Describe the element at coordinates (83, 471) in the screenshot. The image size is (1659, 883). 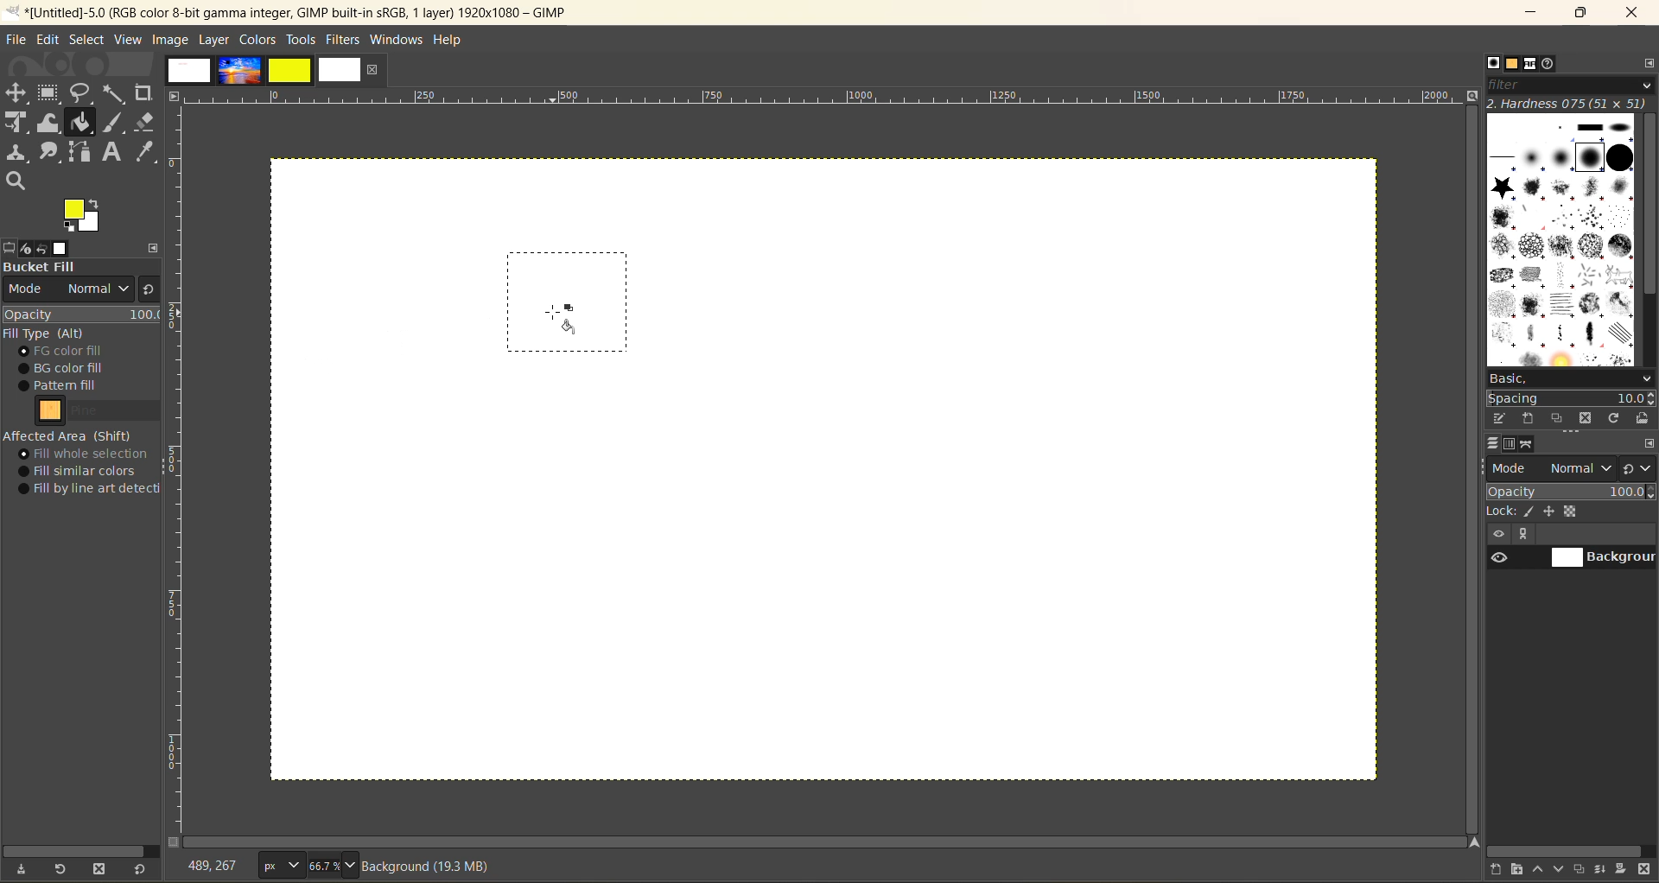
I see `fill similar colors` at that location.